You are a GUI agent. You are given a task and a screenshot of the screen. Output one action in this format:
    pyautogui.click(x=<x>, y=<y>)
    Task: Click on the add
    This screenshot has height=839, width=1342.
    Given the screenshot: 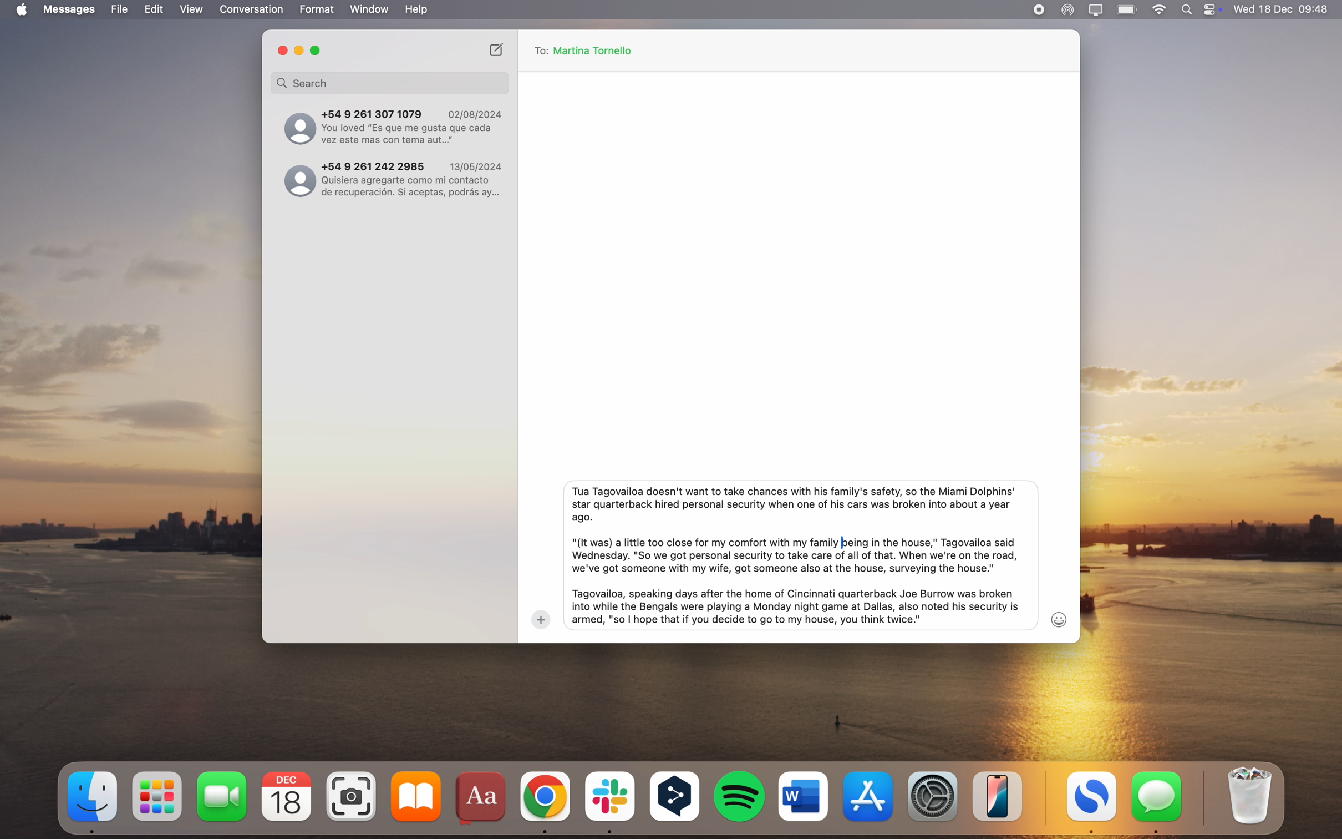 What is the action you would take?
    pyautogui.click(x=541, y=620)
    